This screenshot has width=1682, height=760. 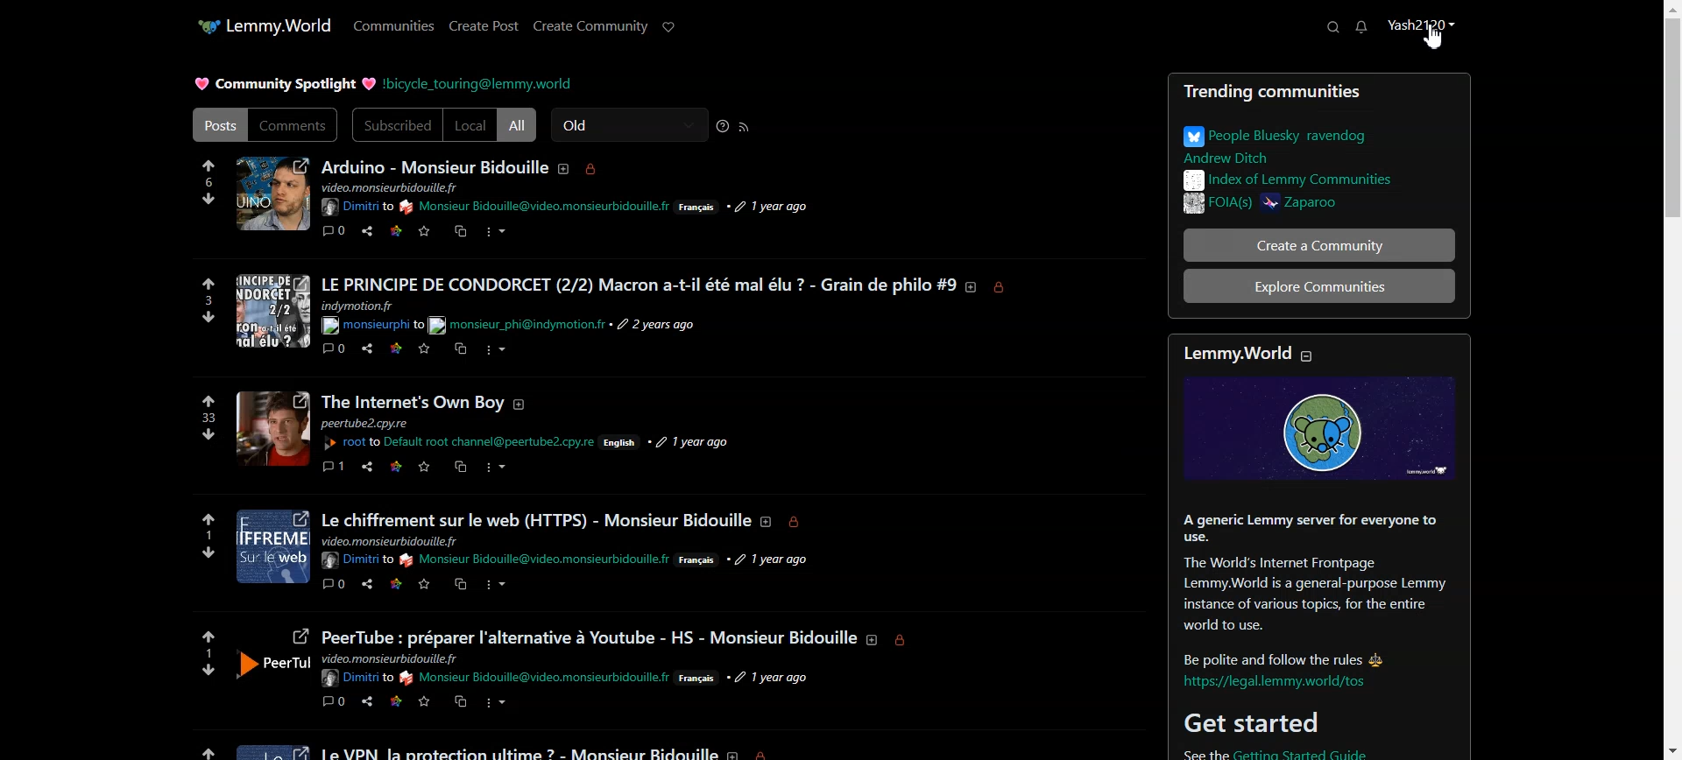 What do you see at coordinates (538, 207) in the screenshot?
I see `hyperlink` at bounding box center [538, 207].